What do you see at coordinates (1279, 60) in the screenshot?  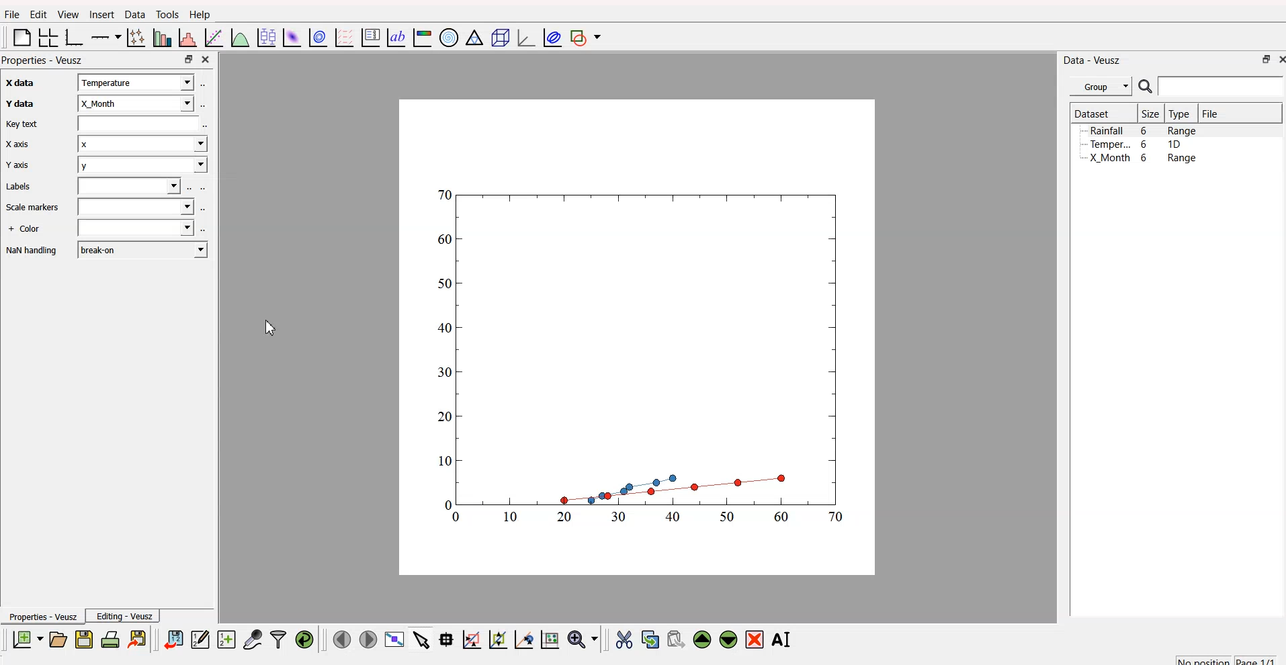 I see `close` at bounding box center [1279, 60].